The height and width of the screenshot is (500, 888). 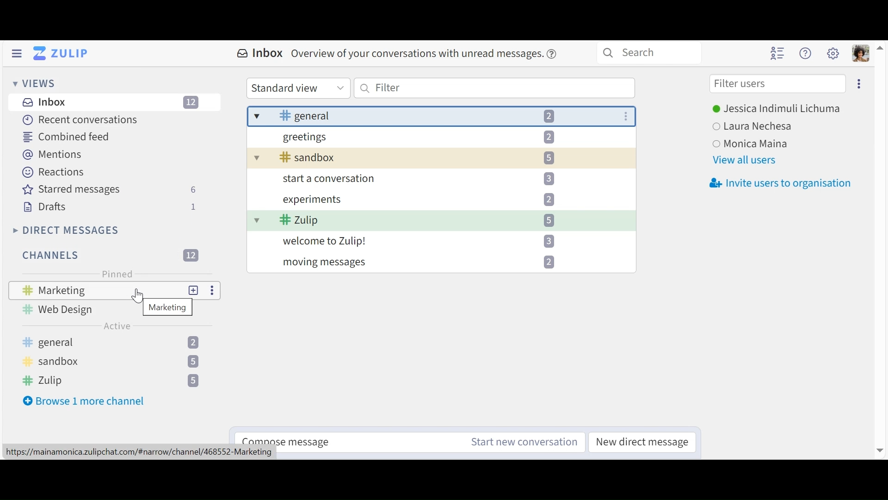 What do you see at coordinates (110, 190) in the screenshot?
I see `Starred messages` at bounding box center [110, 190].